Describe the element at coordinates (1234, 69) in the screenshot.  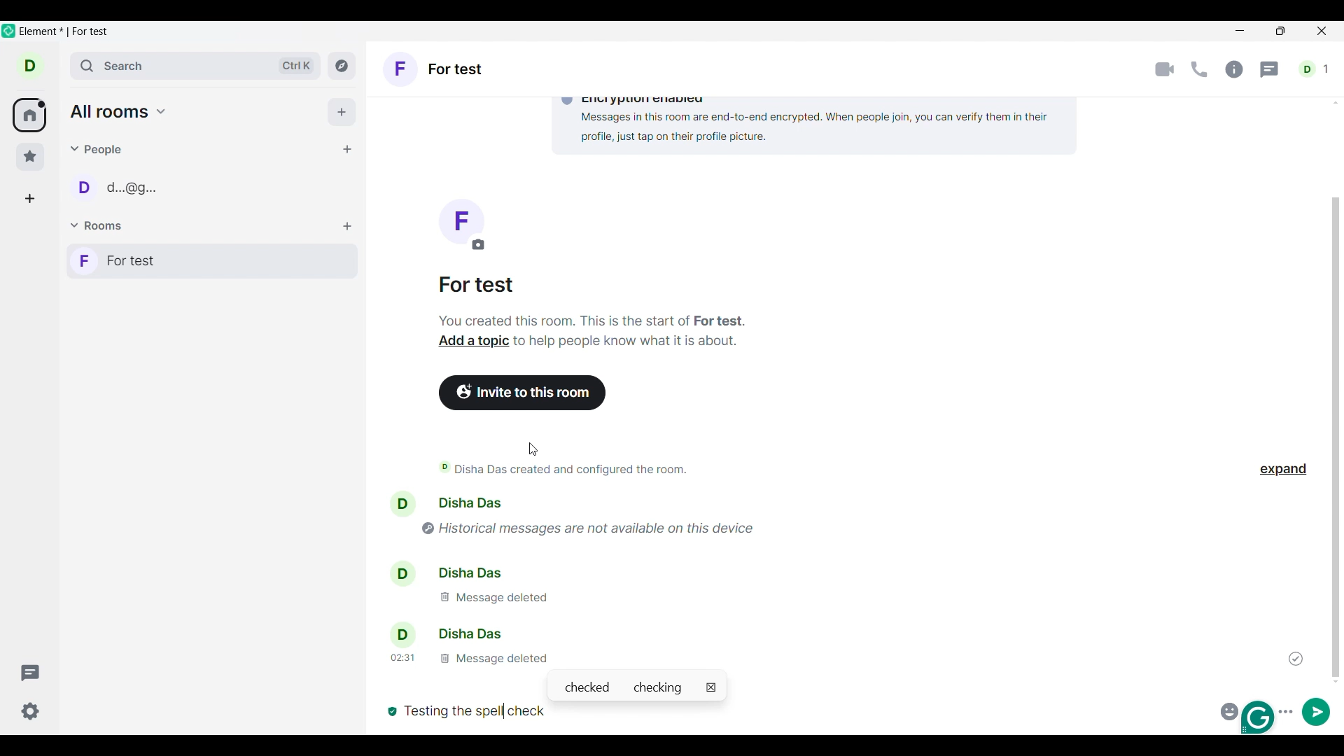
I see `Room info` at that location.